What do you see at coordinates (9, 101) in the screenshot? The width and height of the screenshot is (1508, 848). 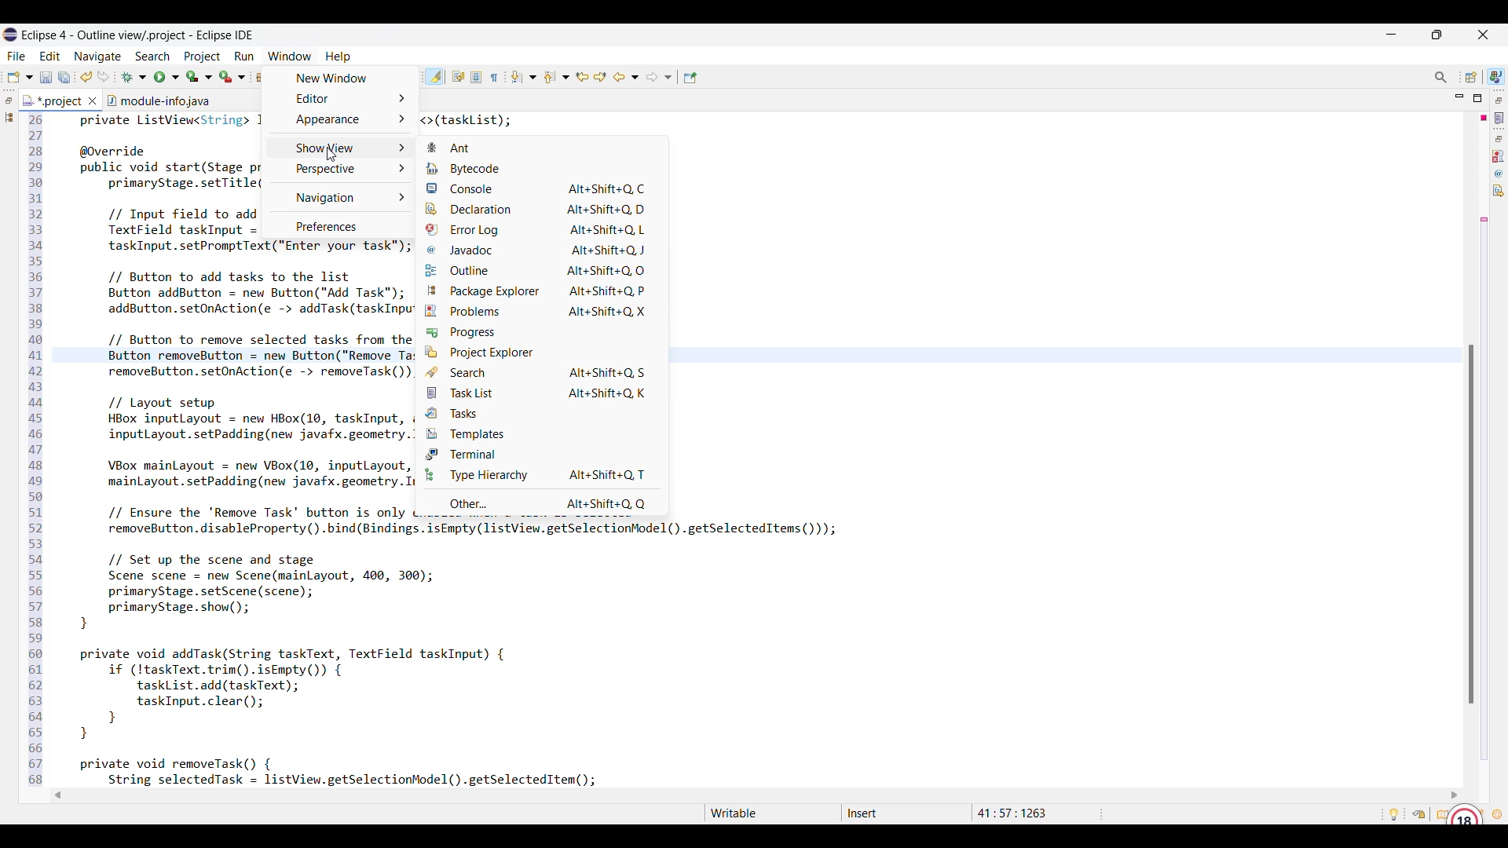 I see `Restore` at bounding box center [9, 101].